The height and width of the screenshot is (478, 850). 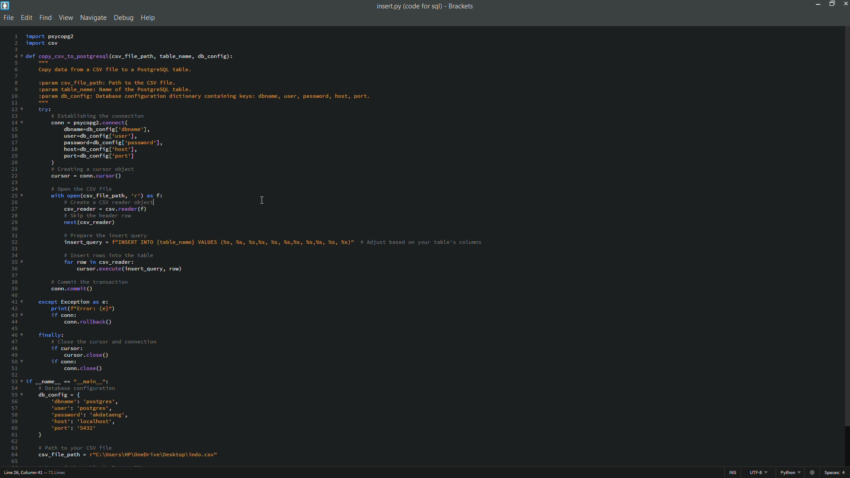 I want to click on scroll bar, so click(x=846, y=228).